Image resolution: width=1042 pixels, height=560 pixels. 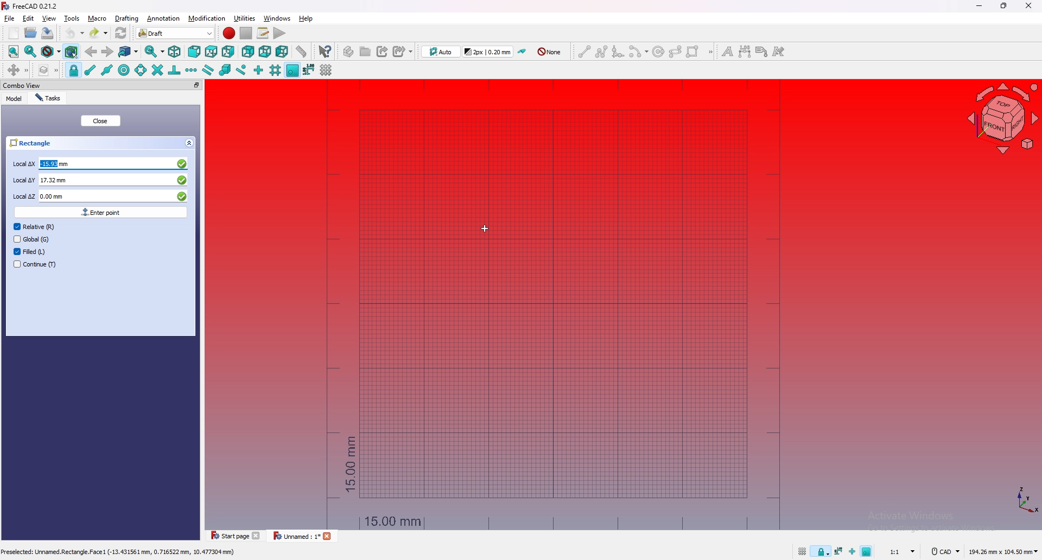 I want to click on forward, so click(x=107, y=52).